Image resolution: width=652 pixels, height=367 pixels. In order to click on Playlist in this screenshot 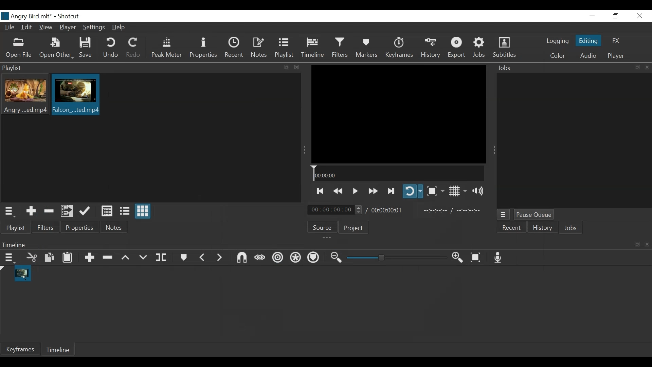, I will do `click(16, 228)`.